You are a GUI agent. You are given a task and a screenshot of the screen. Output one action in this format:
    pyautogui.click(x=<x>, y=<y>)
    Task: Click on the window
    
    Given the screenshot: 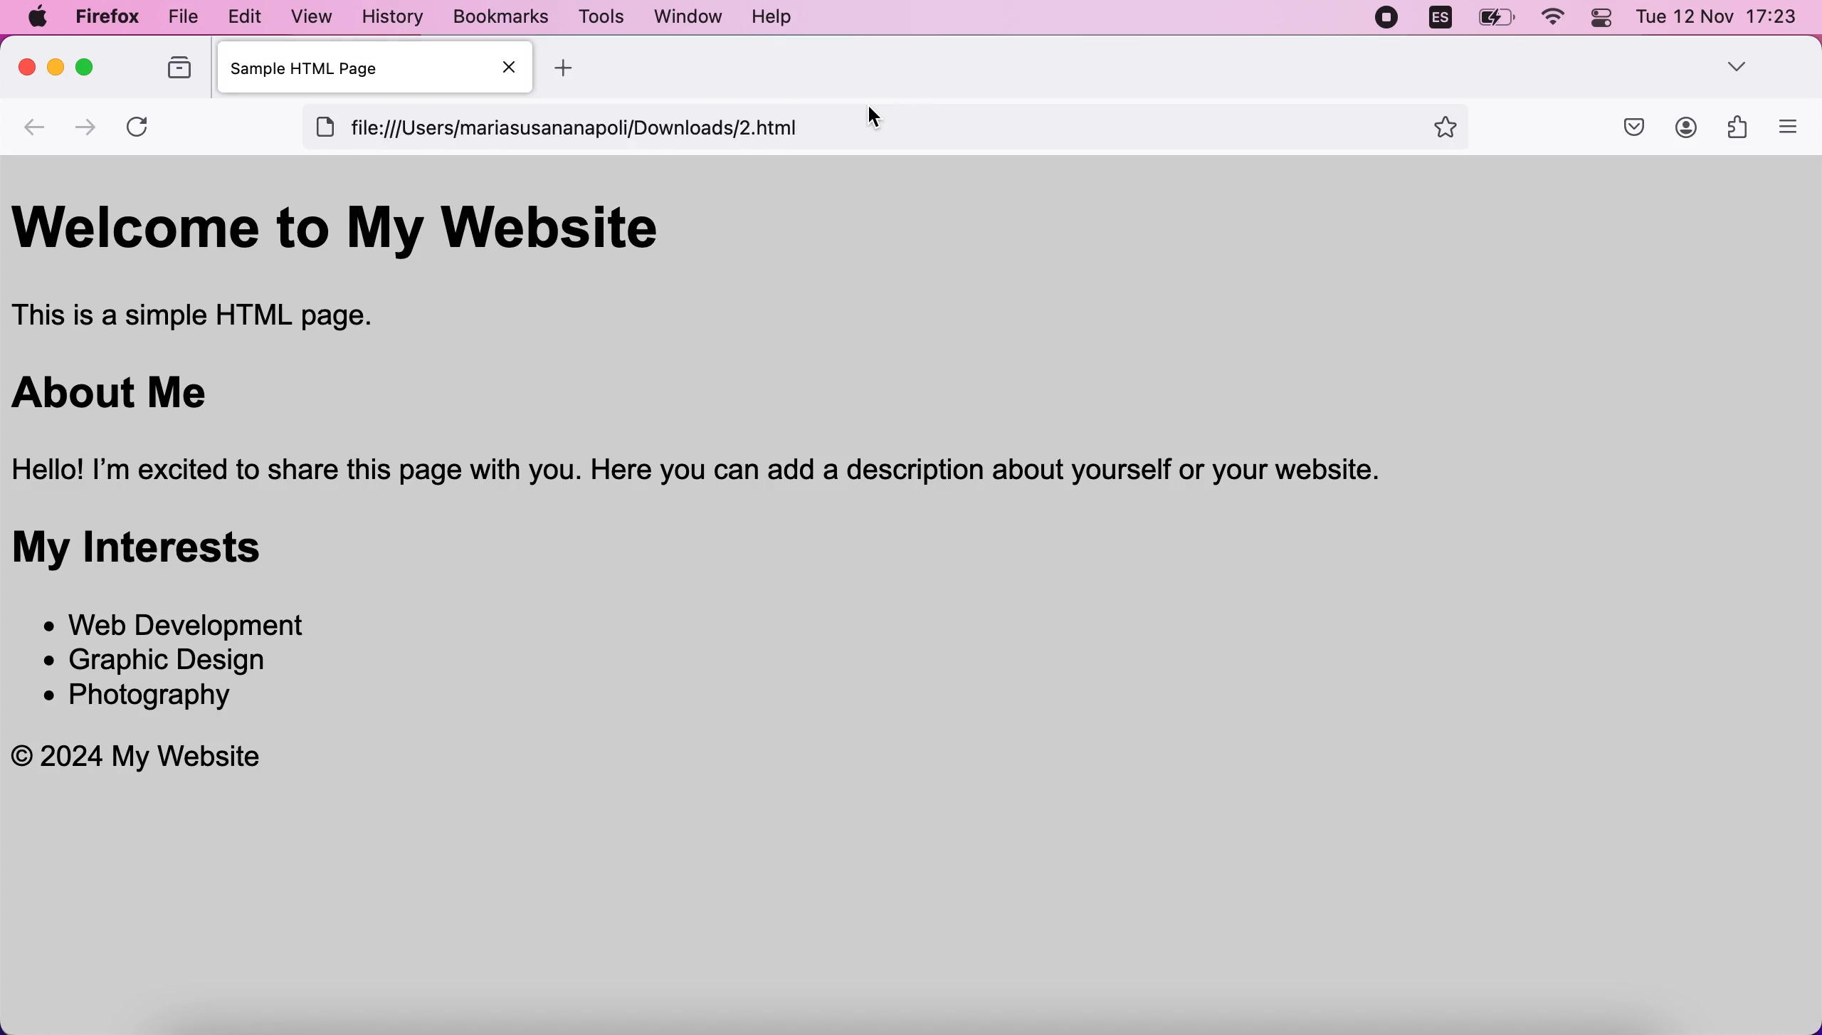 What is the action you would take?
    pyautogui.click(x=685, y=20)
    